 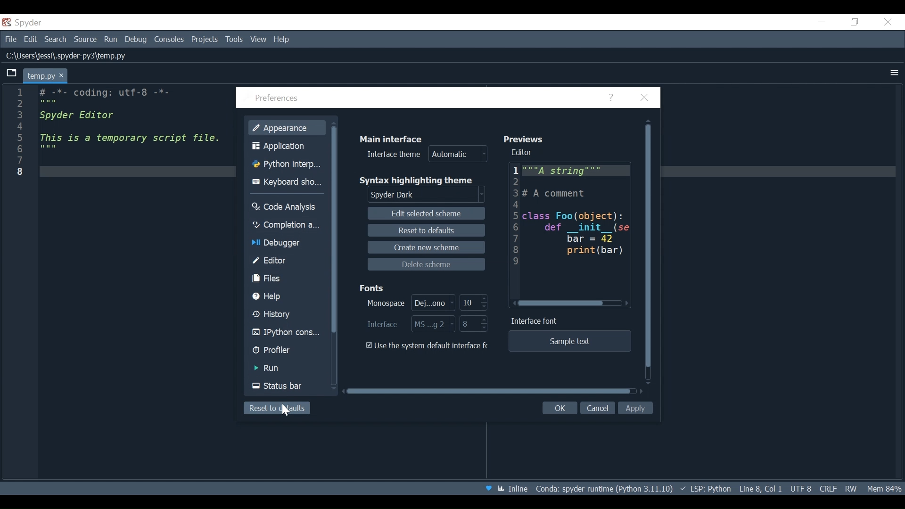 What do you see at coordinates (289, 164) in the screenshot?
I see `Python Interpreter` at bounding box center [289, 164].